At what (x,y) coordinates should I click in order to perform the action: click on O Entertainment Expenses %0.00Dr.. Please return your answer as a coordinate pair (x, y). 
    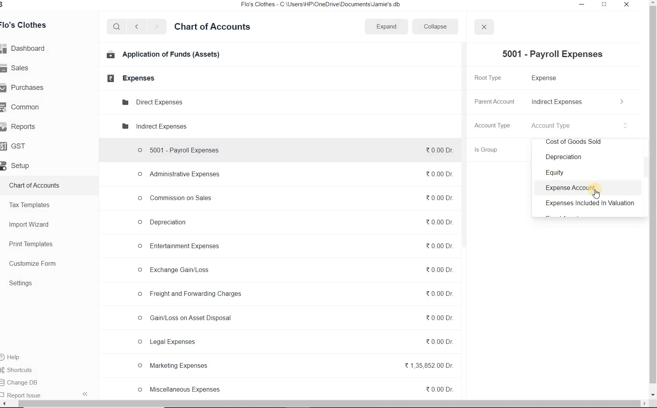
    Looking at the image, I should click on (296, 248).